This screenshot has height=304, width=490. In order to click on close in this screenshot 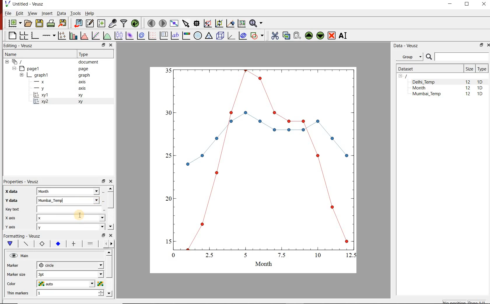, I will do `click(111, 235)`.